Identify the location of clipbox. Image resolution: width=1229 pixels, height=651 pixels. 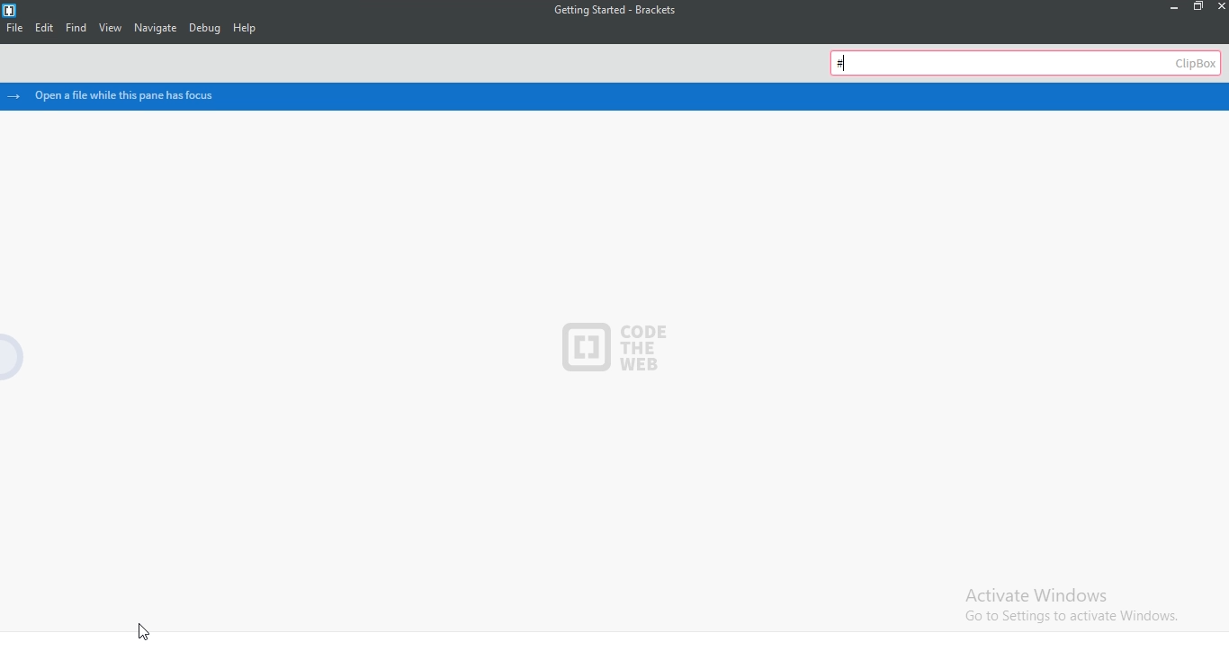
(1029, 65).